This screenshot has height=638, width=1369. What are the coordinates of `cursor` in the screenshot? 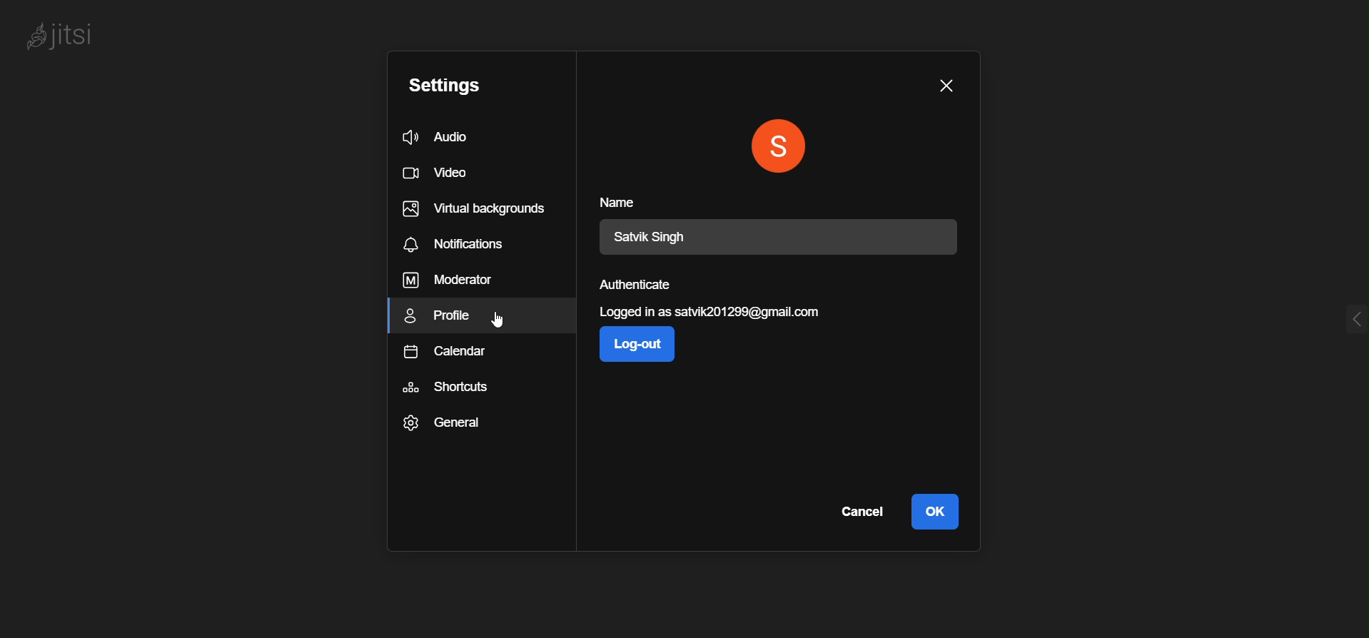 It's located at (501, 321).